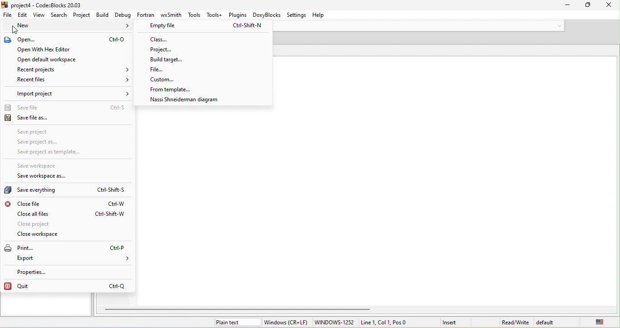  Describe the element at coordinates (197, 50) in the screenshot. I see `project` at that location.